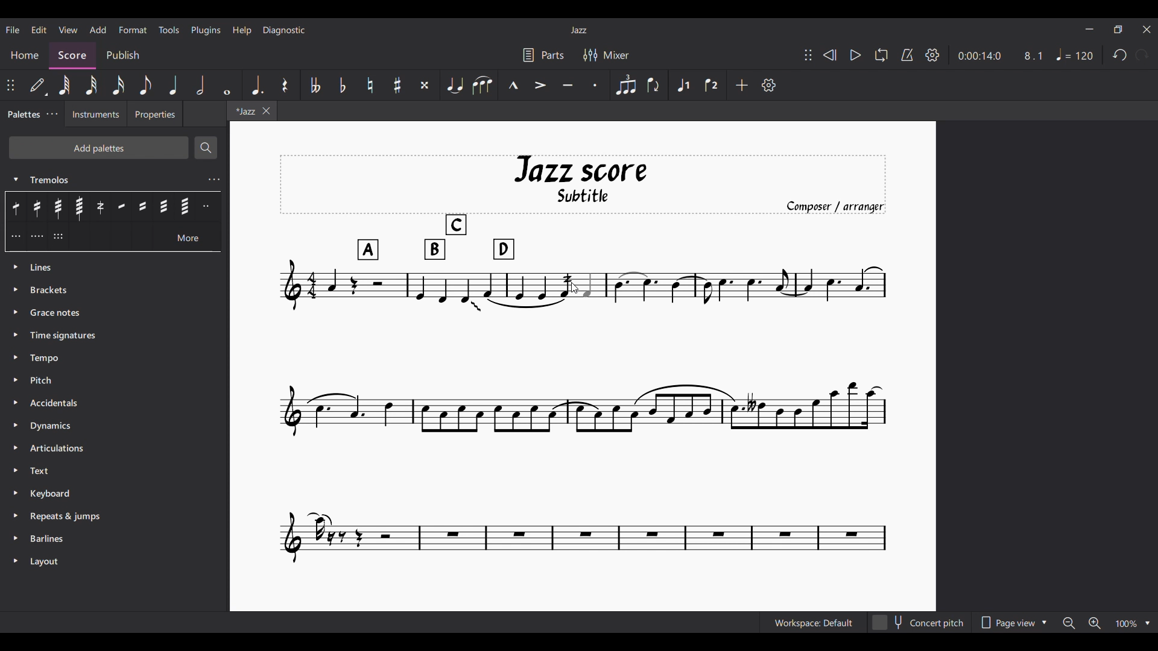 Image resolution: width=1158 pixels, height=651 pixels. What do you see at coordinates (208, 206) in the screenshot?
I see `Divide measured Tremolo by 2` at bounding box center [208, 206].